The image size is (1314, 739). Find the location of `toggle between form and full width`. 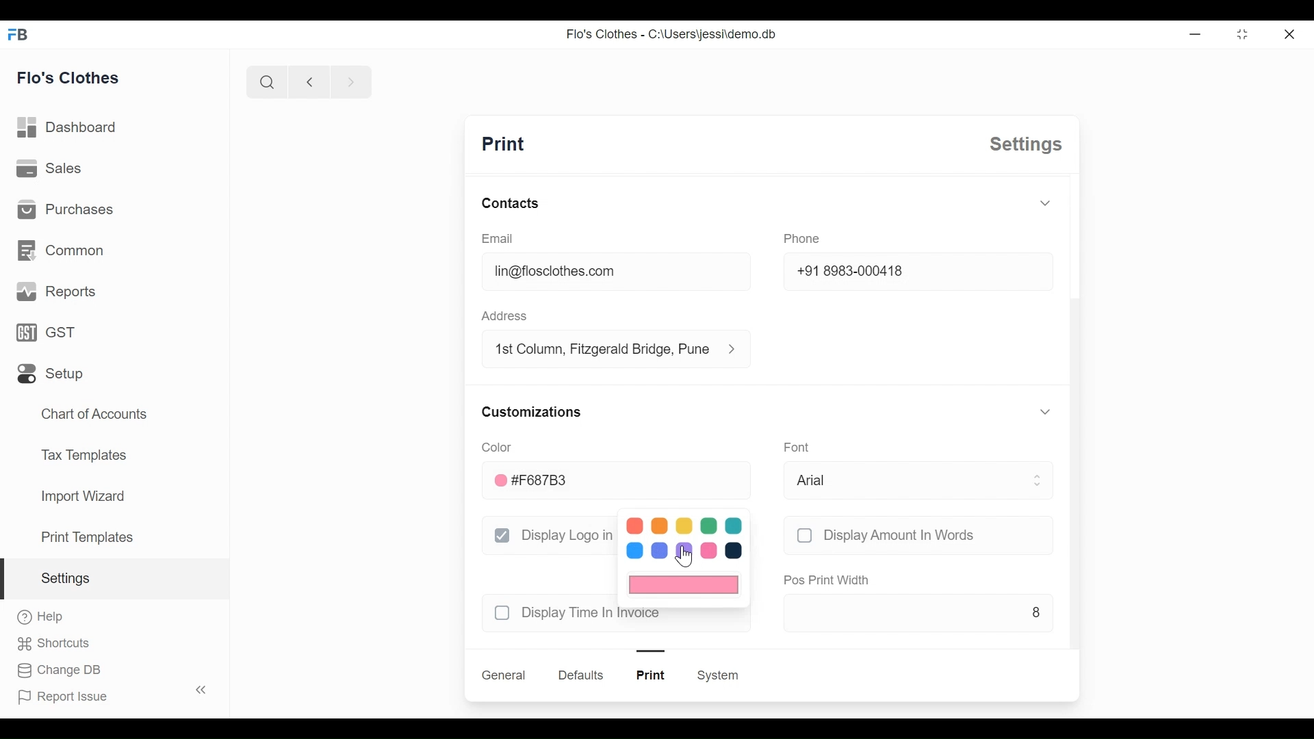

toggle between form and full width is located at coordinates (1243, 34).